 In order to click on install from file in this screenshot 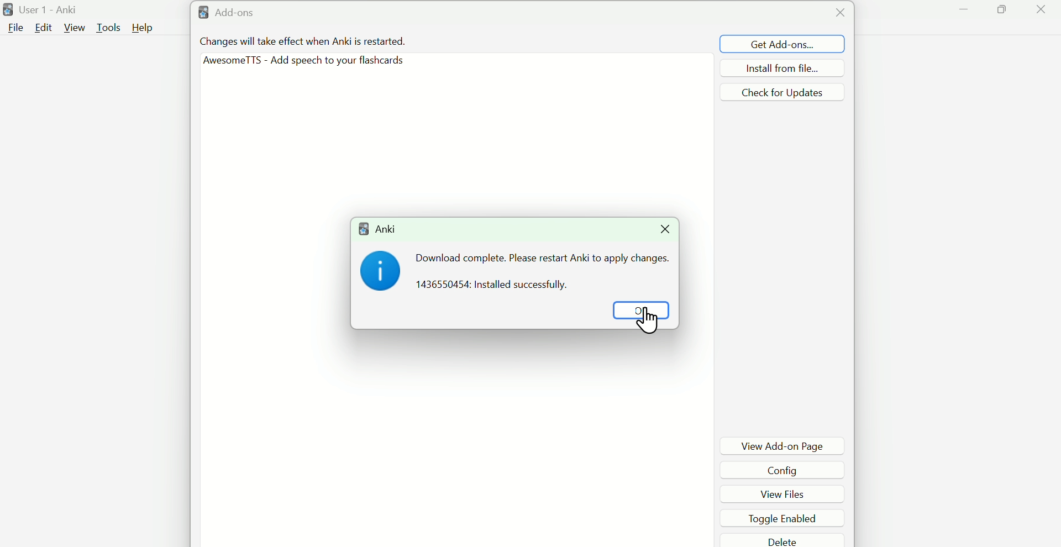, I will do `click(781, 68)`.